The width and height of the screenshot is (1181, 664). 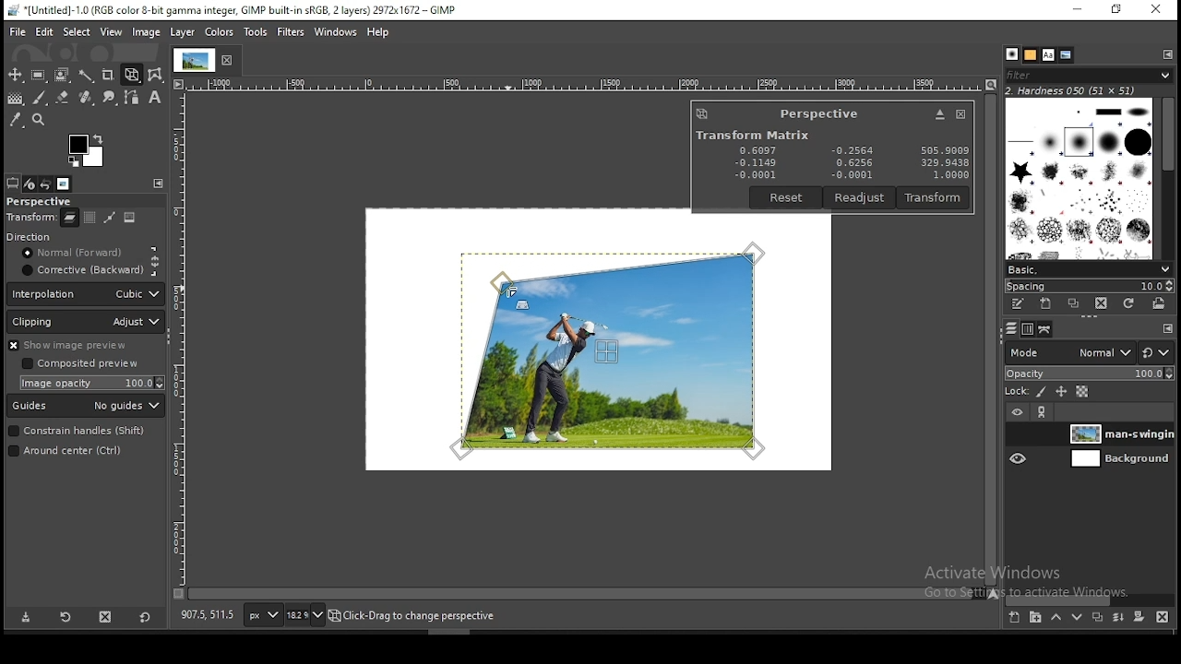 I want to click on horizontal scale , so click(x=584, y=82).